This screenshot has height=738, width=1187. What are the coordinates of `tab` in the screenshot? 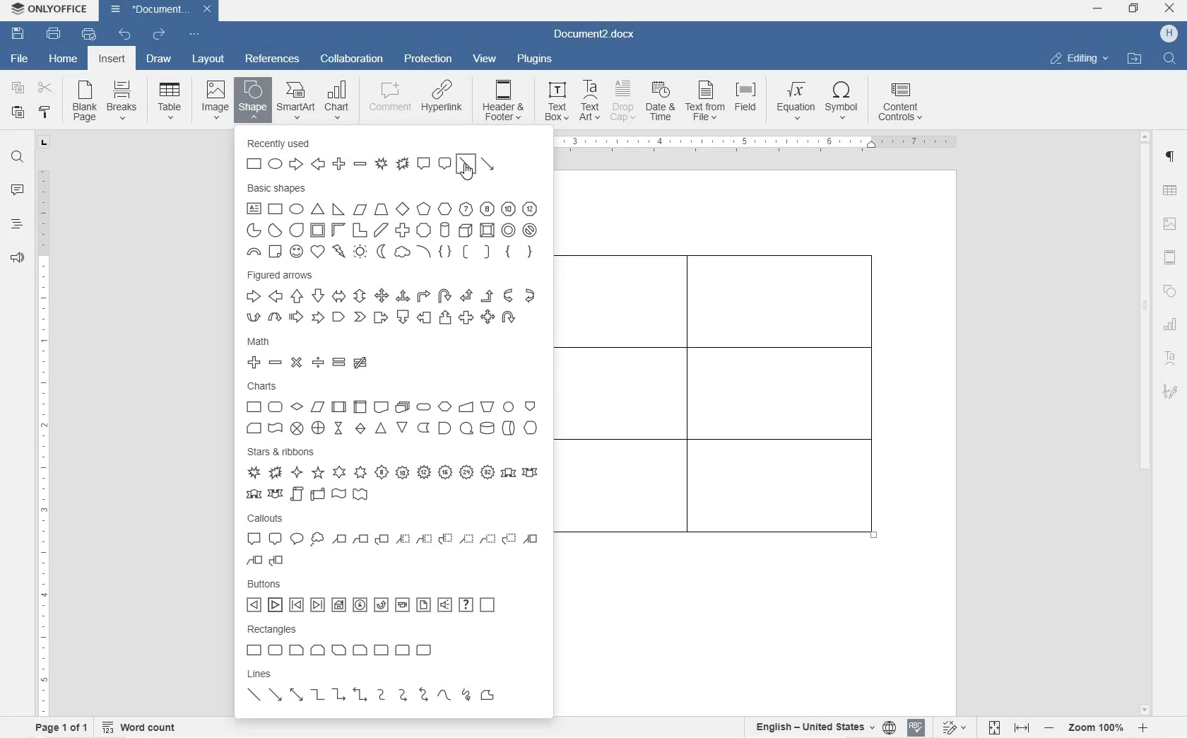 It's located at (45, 144).